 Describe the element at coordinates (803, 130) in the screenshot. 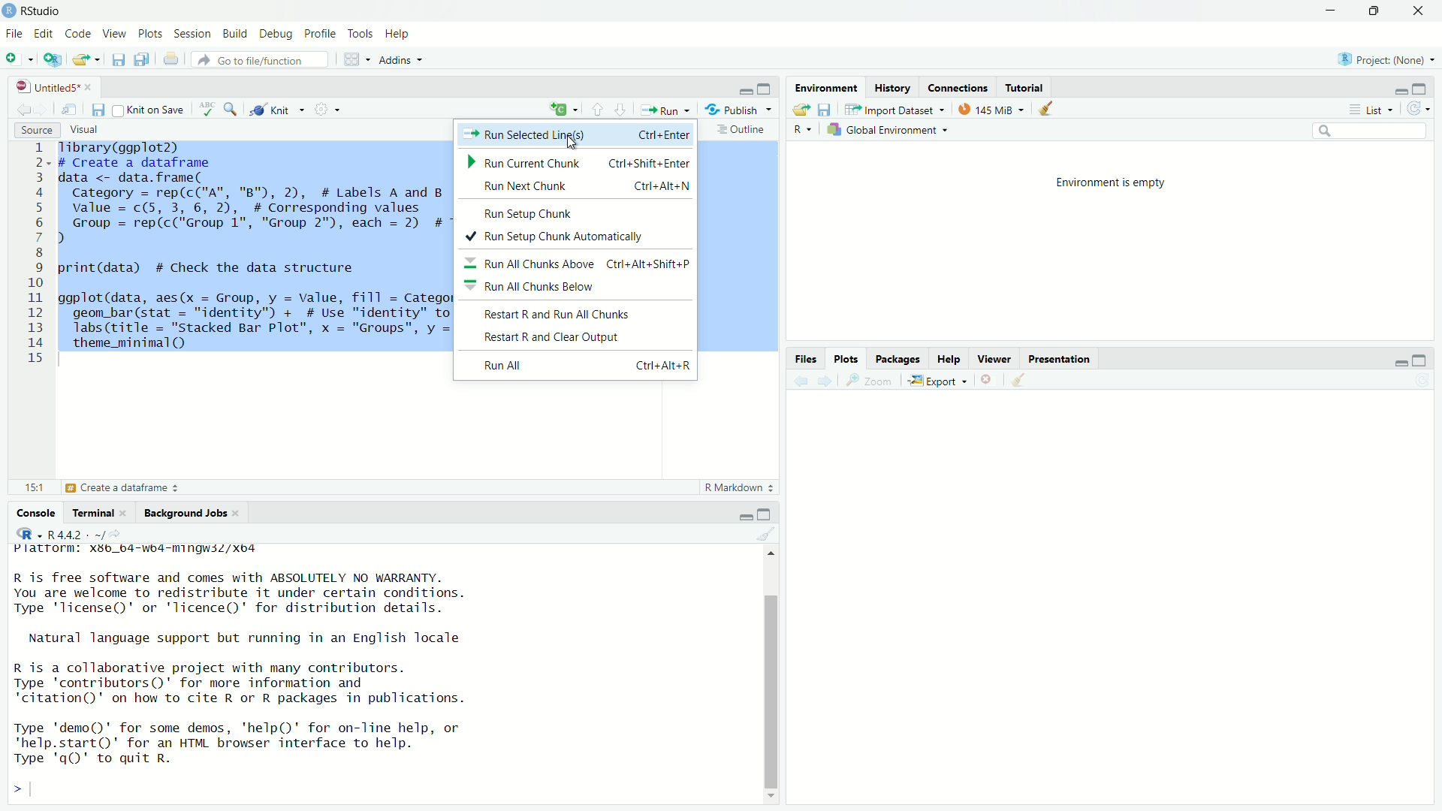

I see `R` at that location.